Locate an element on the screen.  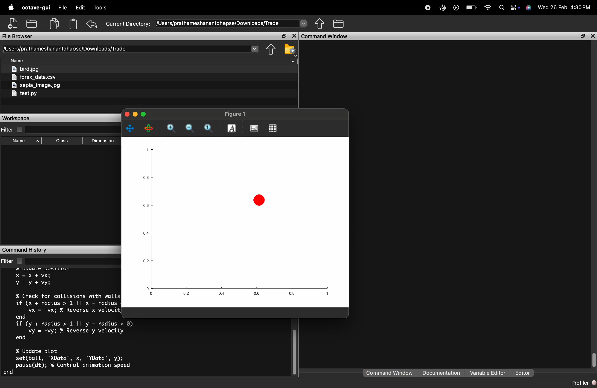
Drop-down  is located at coordinates (254, 48).